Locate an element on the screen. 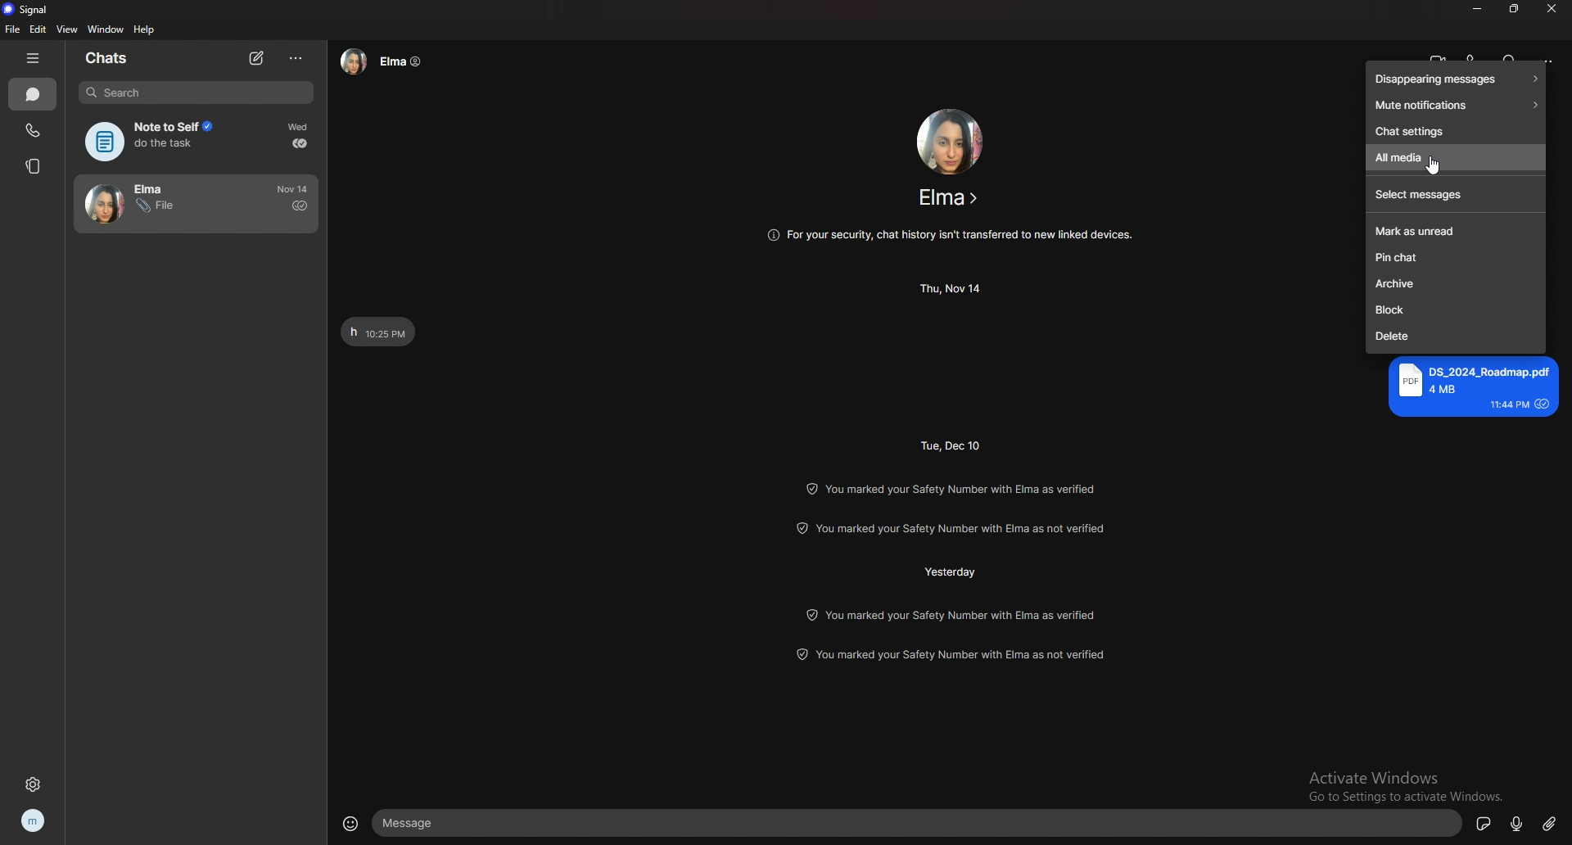 This screenshot has width=1572, height=845. view is located at coordinates (67, 29).